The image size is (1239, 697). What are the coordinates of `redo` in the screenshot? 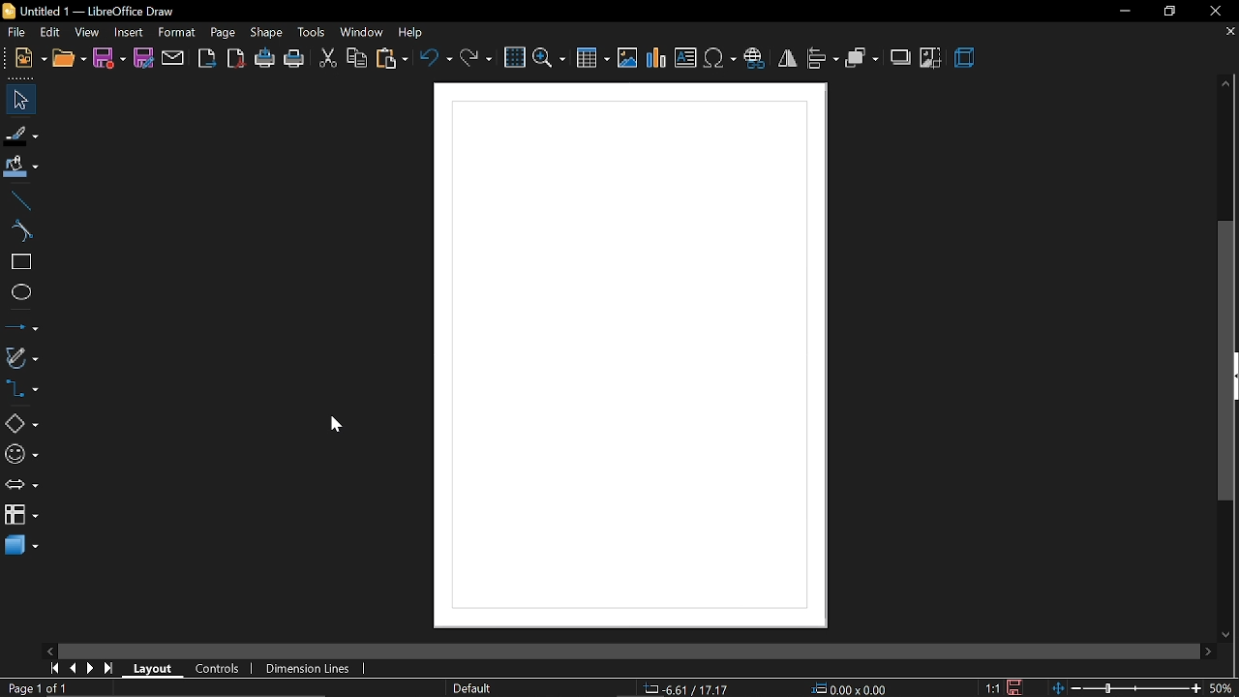 It's located at (478, 60).